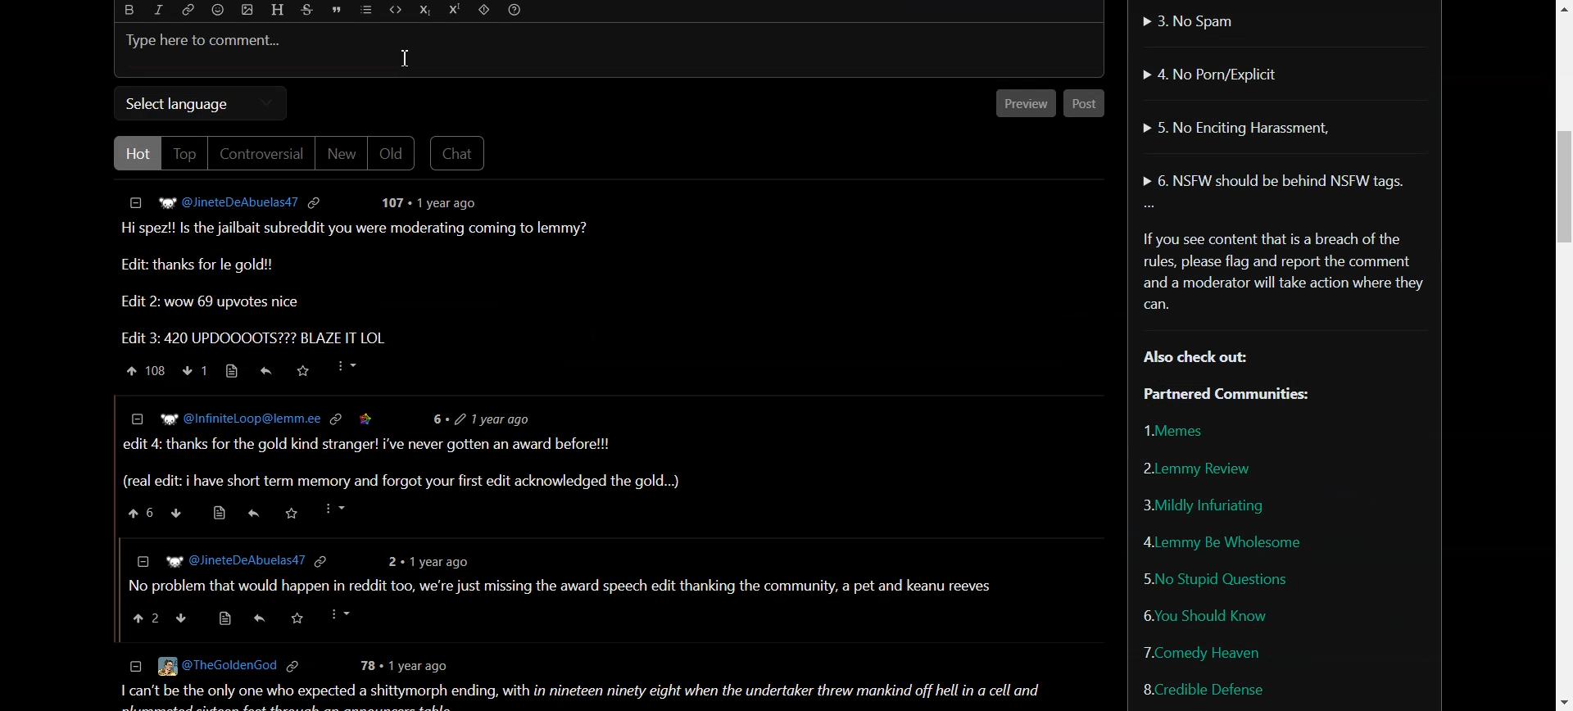  What do you see at coordinates (1205, 469) in the screenshot?
I see `Lemmy Review` at bounding box center [1205, 469].